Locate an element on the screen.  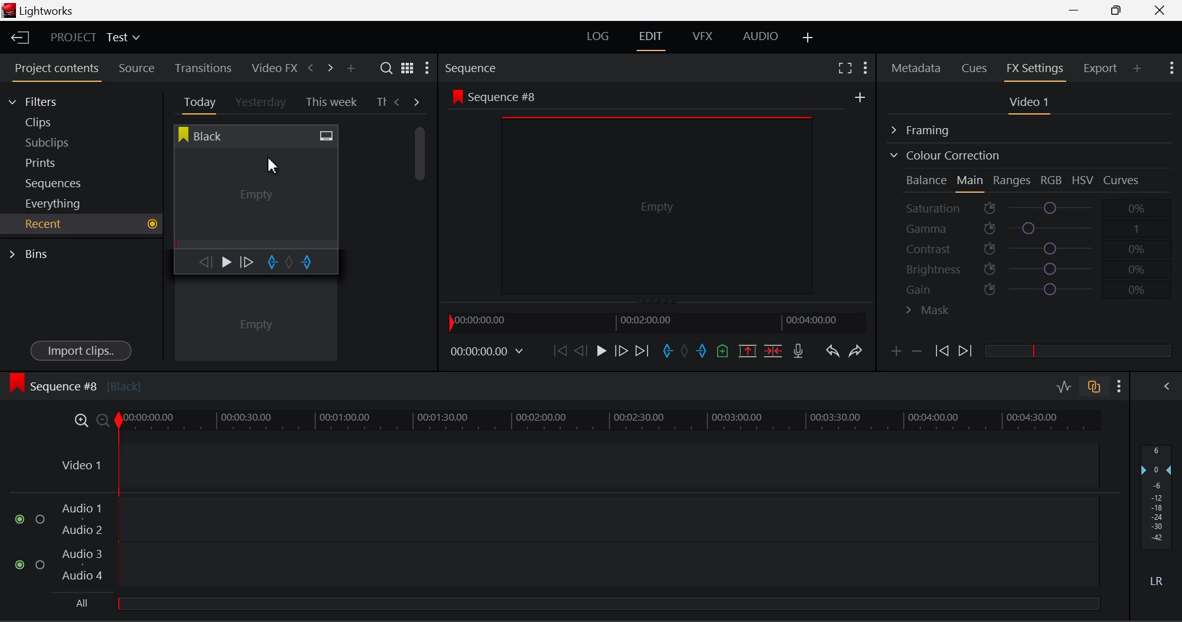
Sequence #8 Preview Screen is located at coordinates (657, 195).